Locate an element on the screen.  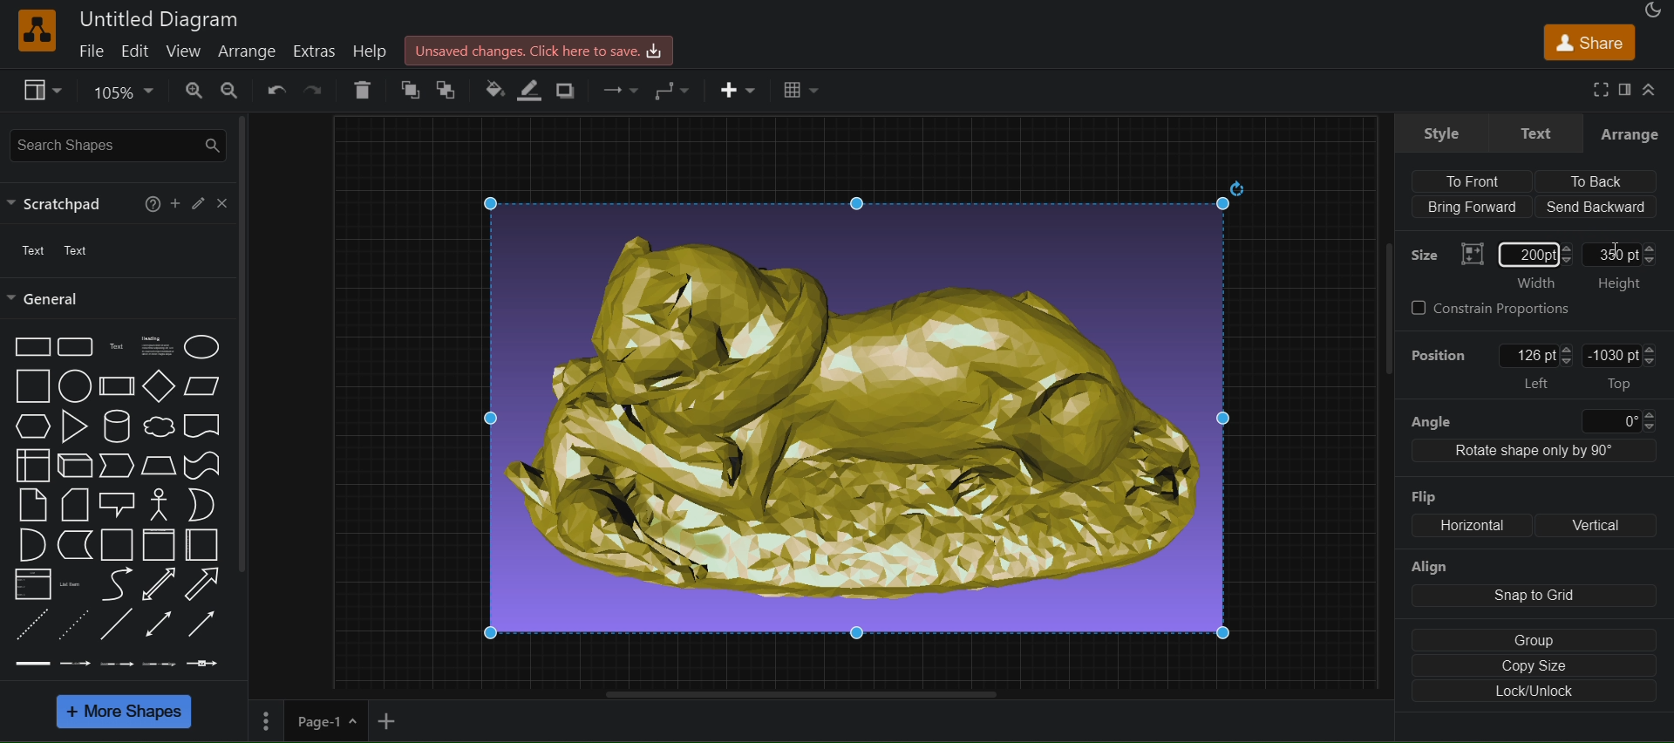
copy size is located at coordinates (1534, 667).